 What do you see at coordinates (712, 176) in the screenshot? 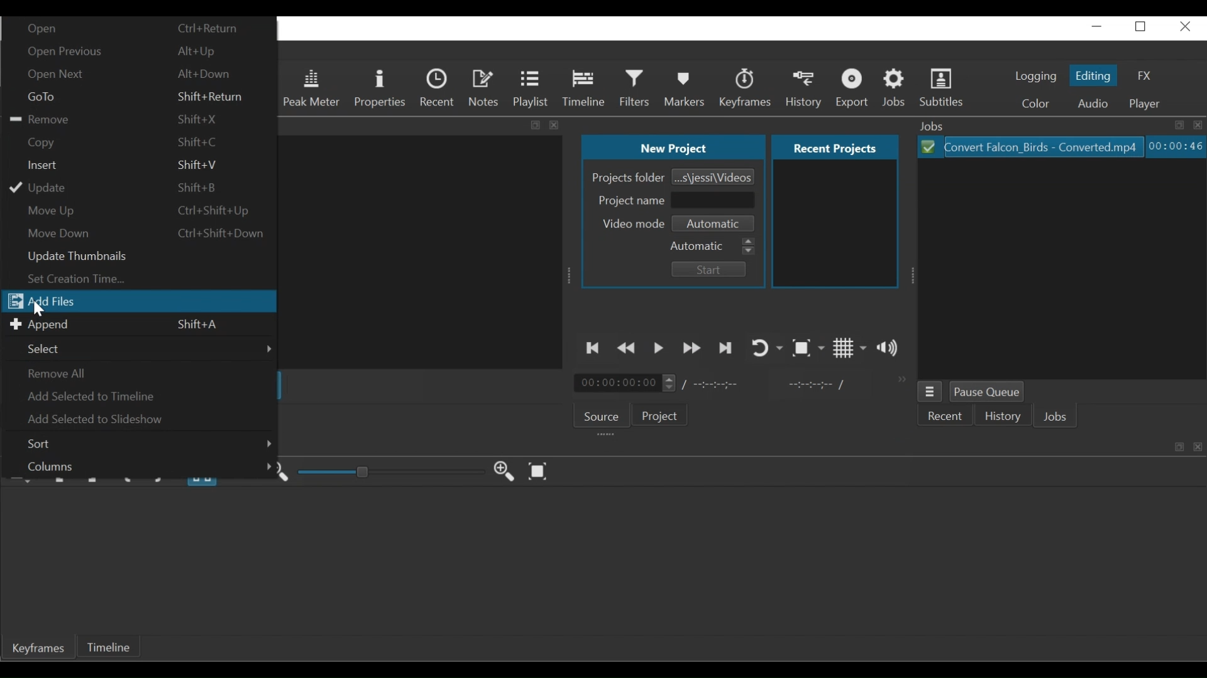
I see `Browse Project Folder` at bounding box center [712, 176].